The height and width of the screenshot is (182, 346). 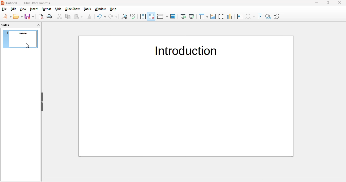 What do you see at coordinates (124, 16) in the screenshot?
I see `find and replace` at bounding box center [124, 16].